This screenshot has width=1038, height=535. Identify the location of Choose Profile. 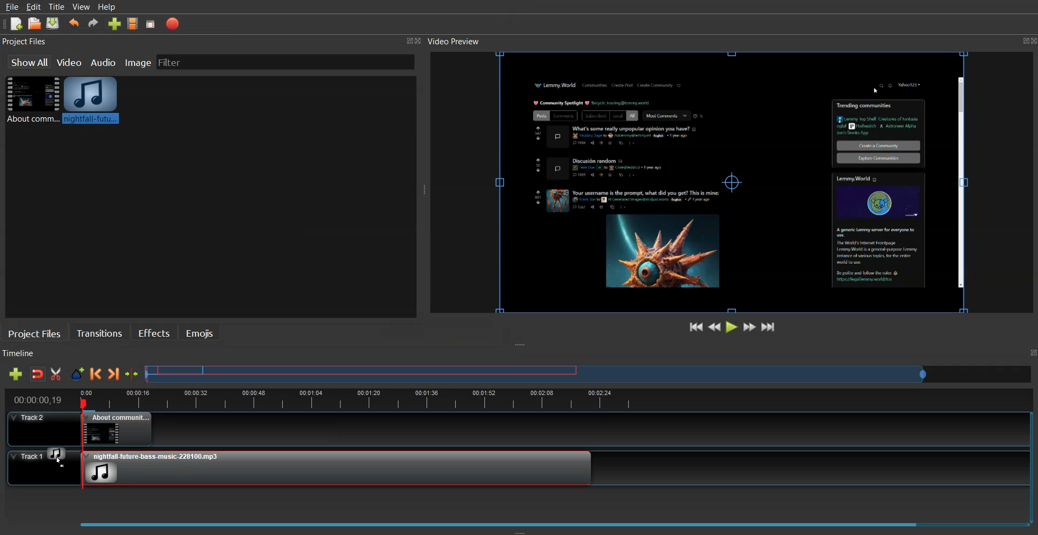
(133, 23).